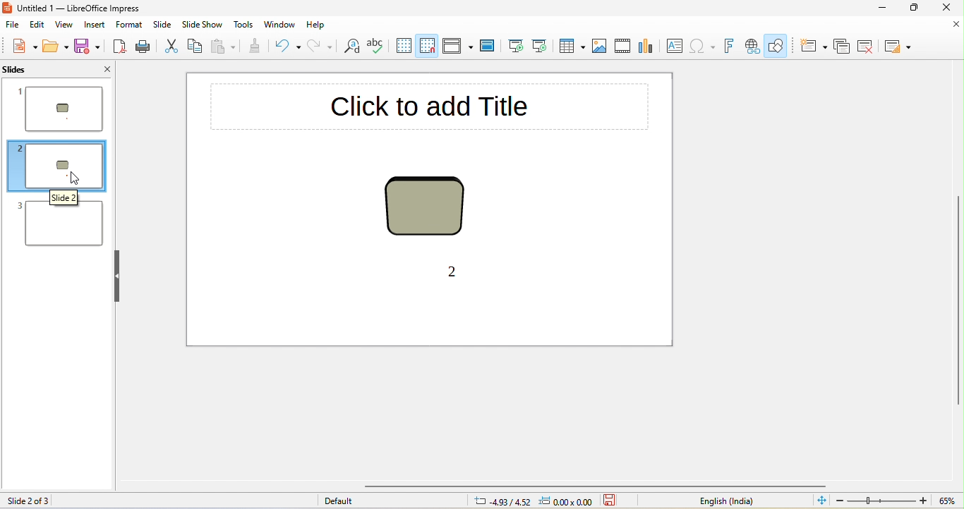 This screenshot has height=509, width=964. I want to click on 2, so click(451, 273).